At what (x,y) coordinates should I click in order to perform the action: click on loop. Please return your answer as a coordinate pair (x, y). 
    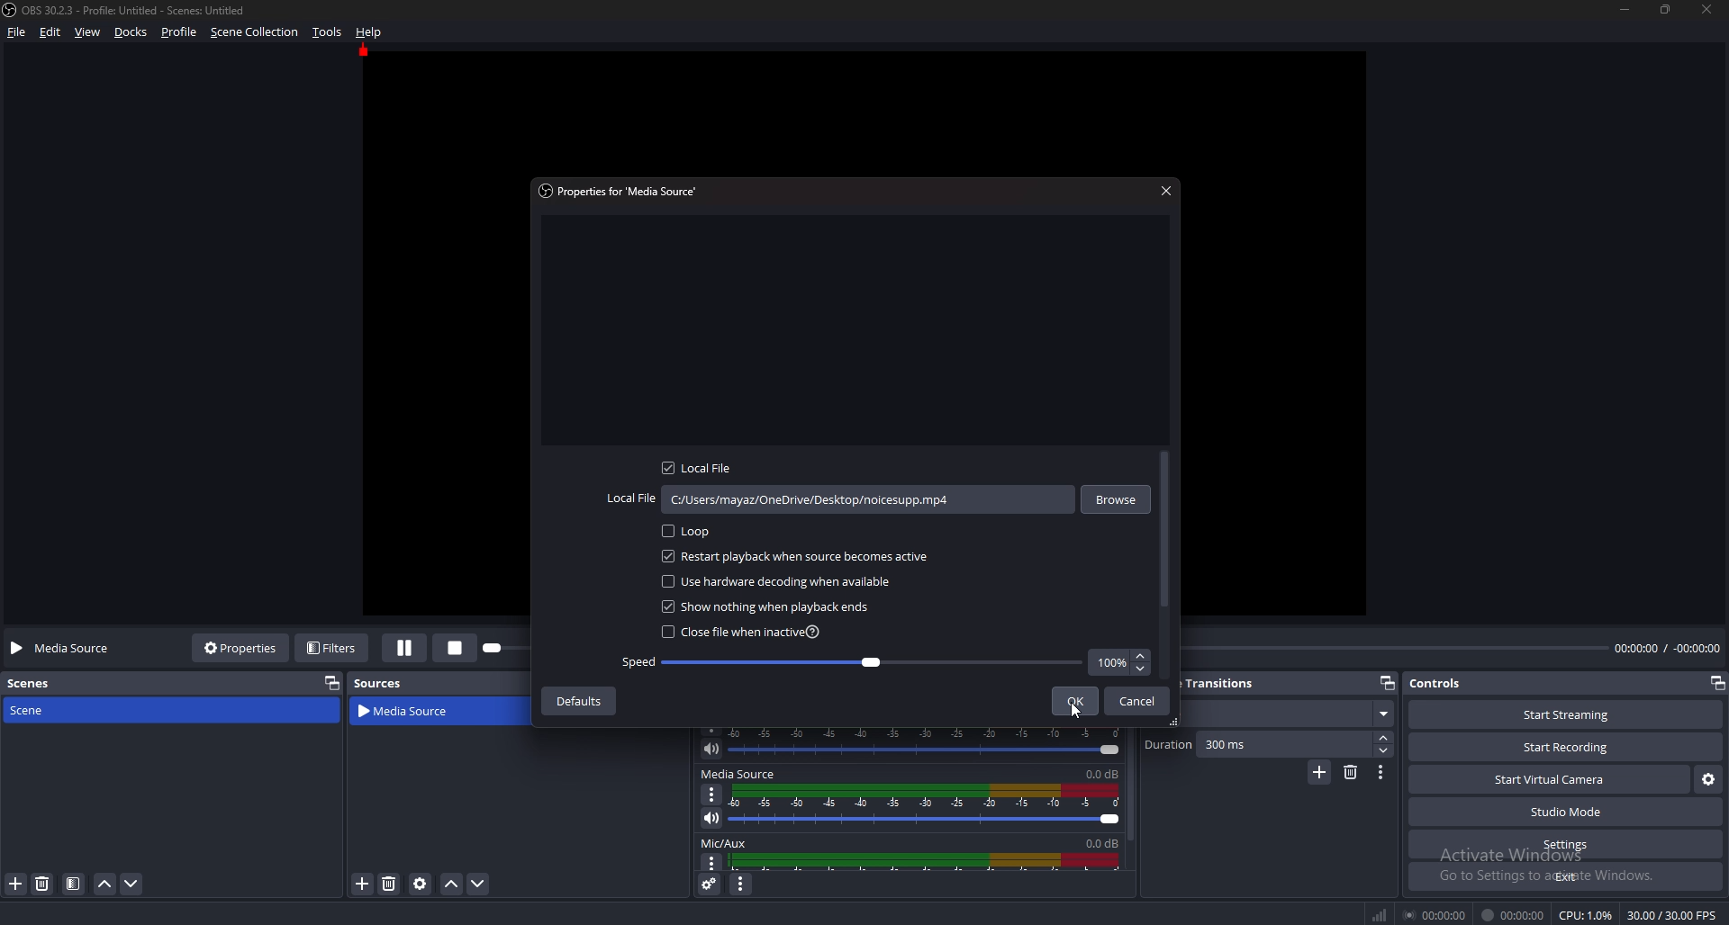
    Looking at the image, I should click on (693, 532).